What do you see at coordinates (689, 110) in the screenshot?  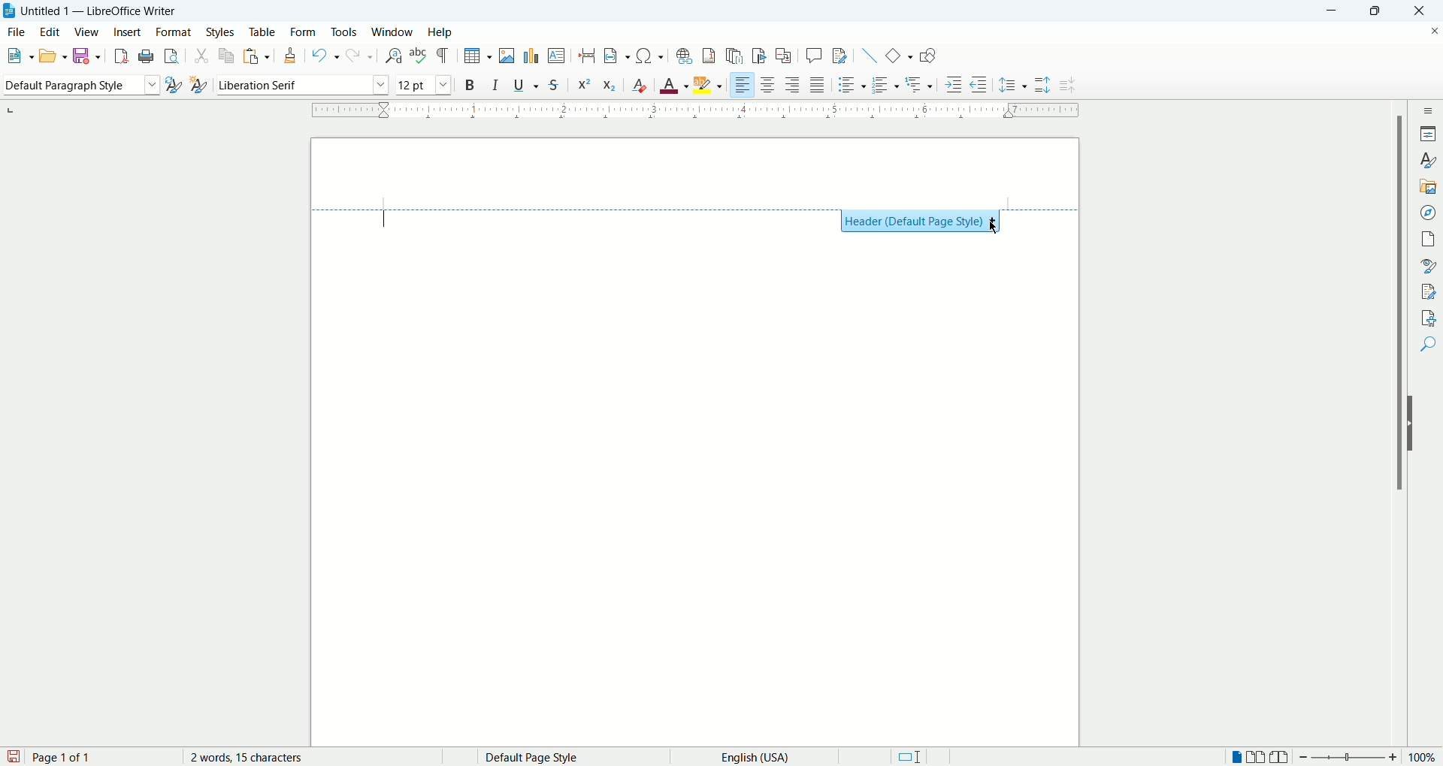 I see `ruler` at bounding box center [689, 110].